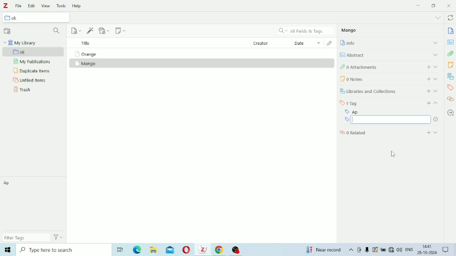 The width and height of the screenshot is (456, 256). What do you see at coordinates (391, 250) in the screenshot?
I see `Internet` at bounding box center [391, 250].